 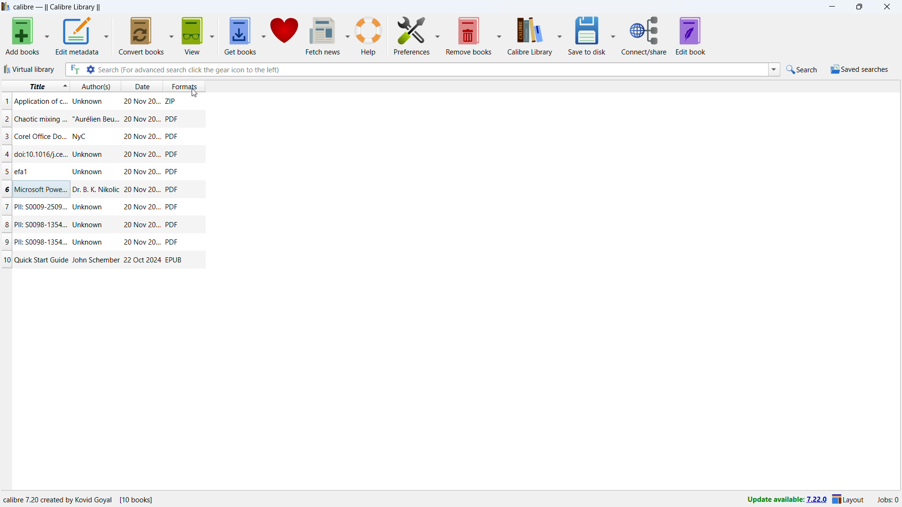 What do you see at coordinates (88, 101) in the screenshot?
I see `author` at bounding box center [88, 101].